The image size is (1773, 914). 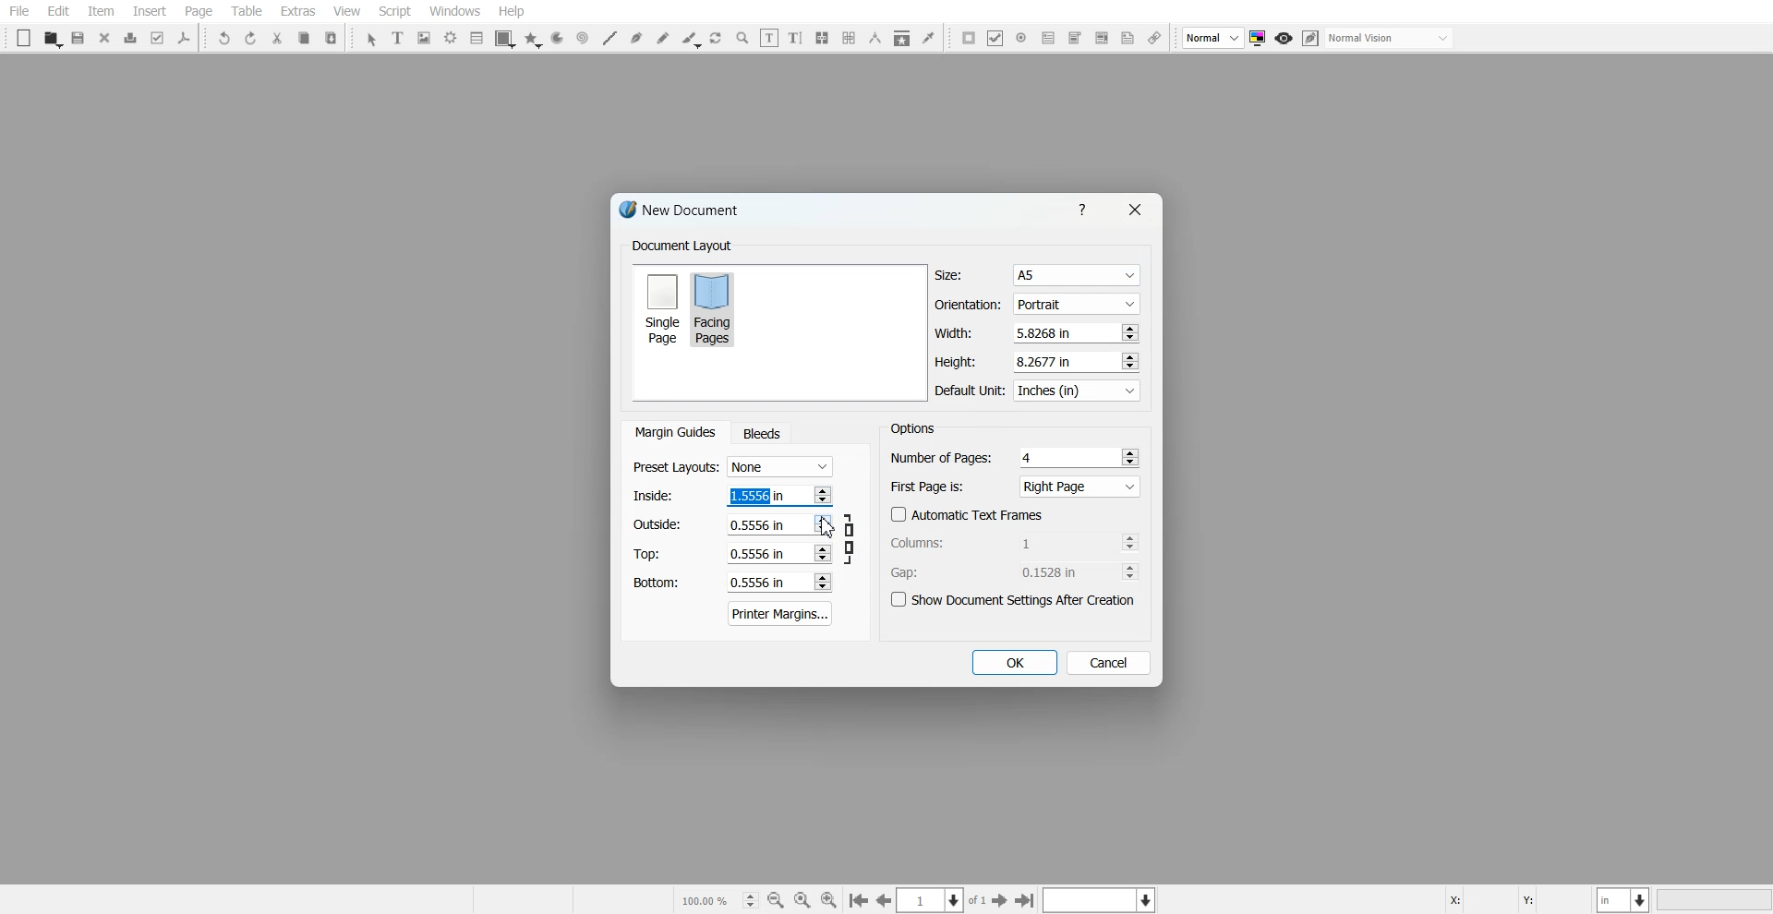 What do you see at coordinates (399, 37) in the screenshot?
I see `Text Frame` at bounding box center [399, 37].